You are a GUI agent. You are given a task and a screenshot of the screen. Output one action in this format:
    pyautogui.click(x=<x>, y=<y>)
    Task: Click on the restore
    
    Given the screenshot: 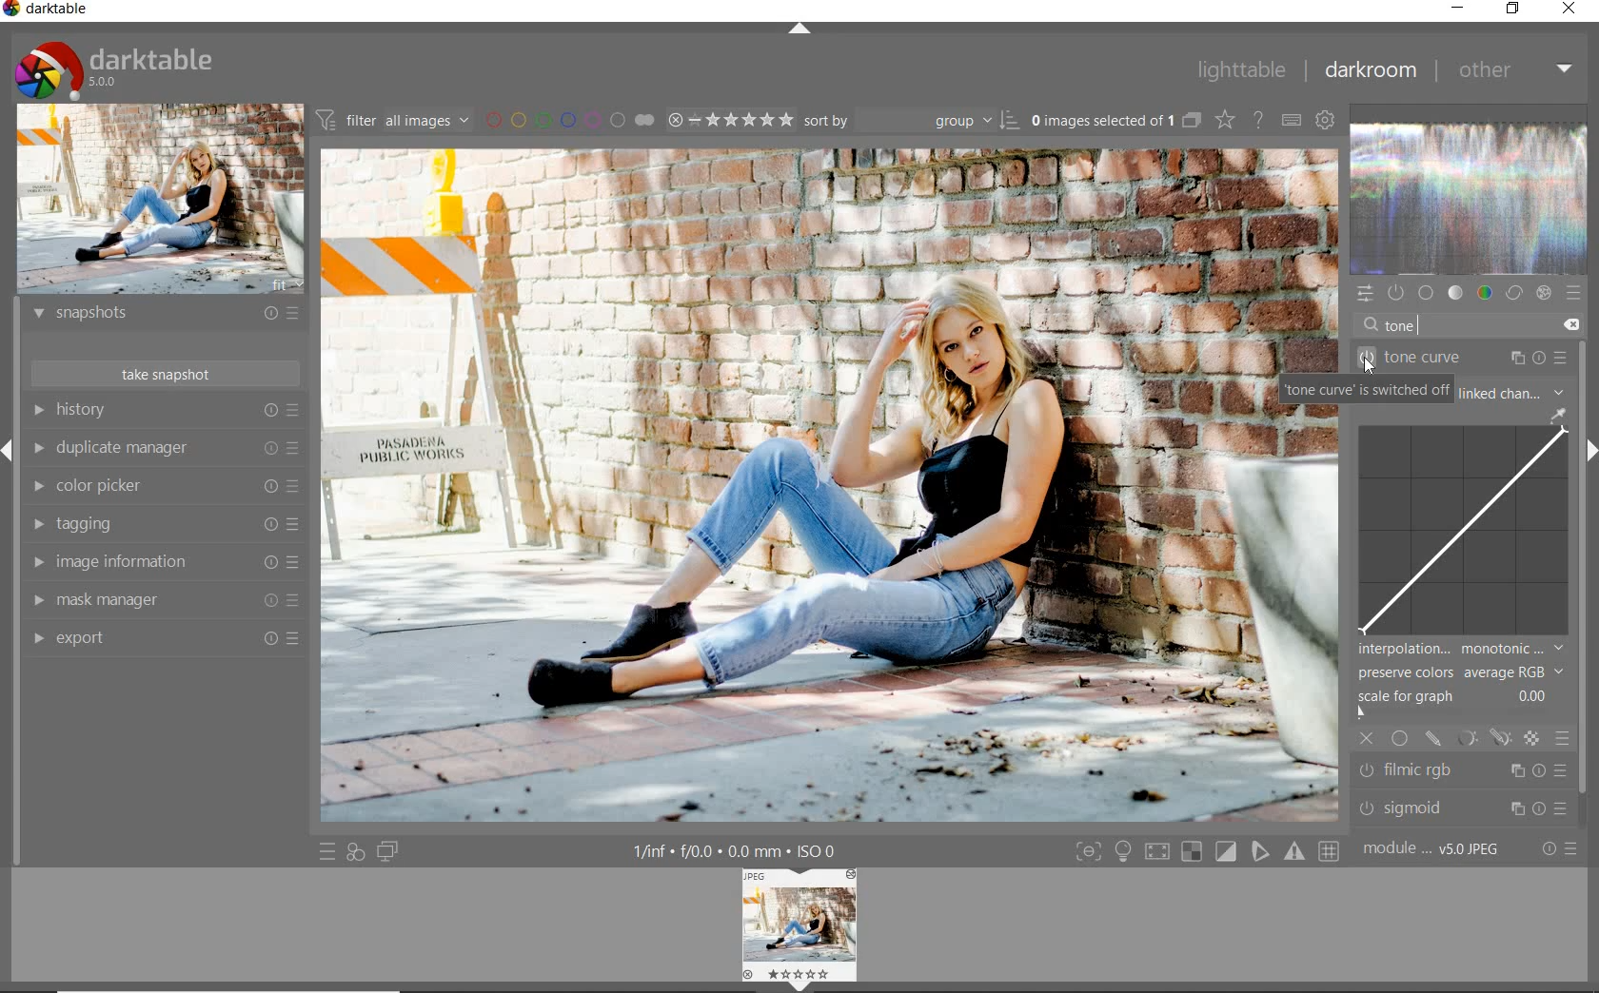 What is the action you would take?
    pyautogui.click(x=1513, y=10)
    